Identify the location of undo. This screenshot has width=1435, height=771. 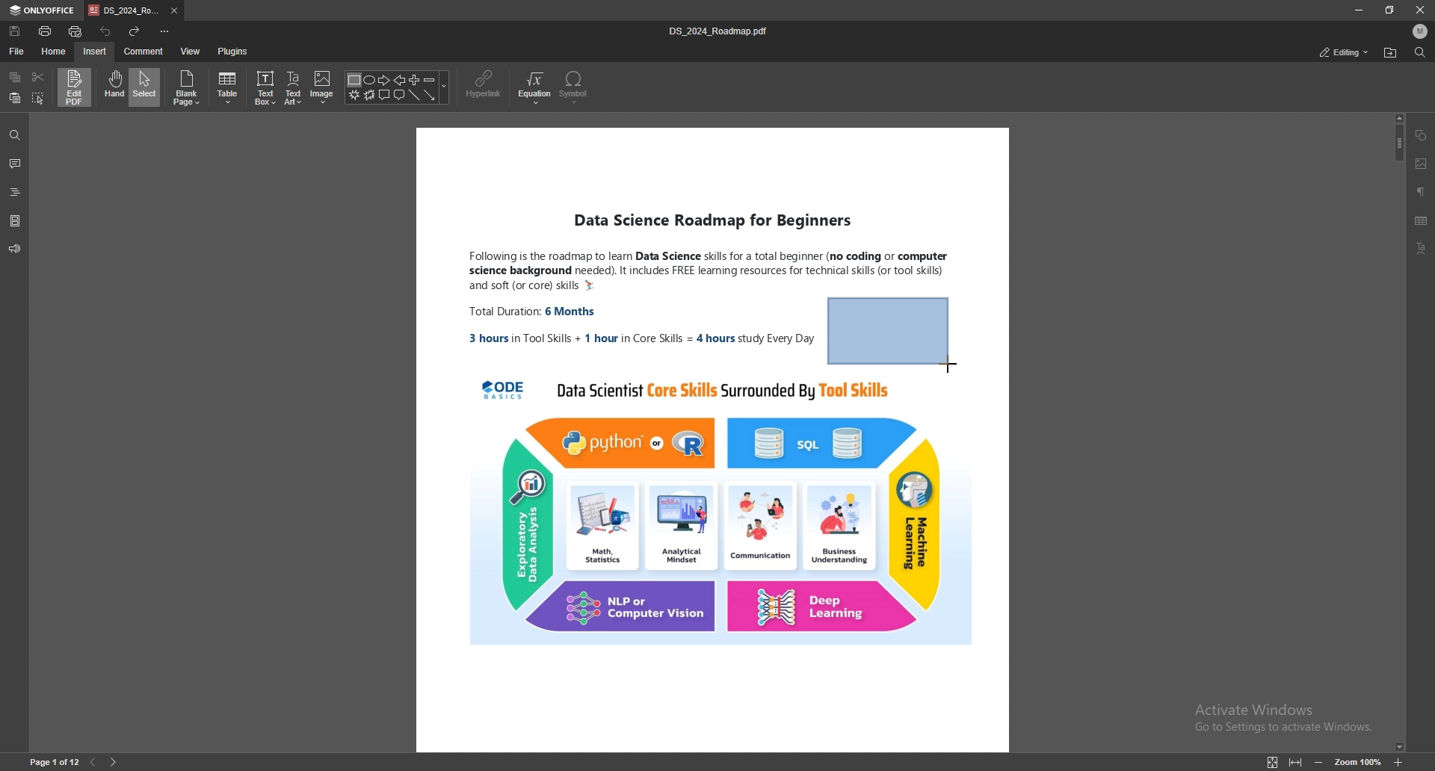
(106, 30).